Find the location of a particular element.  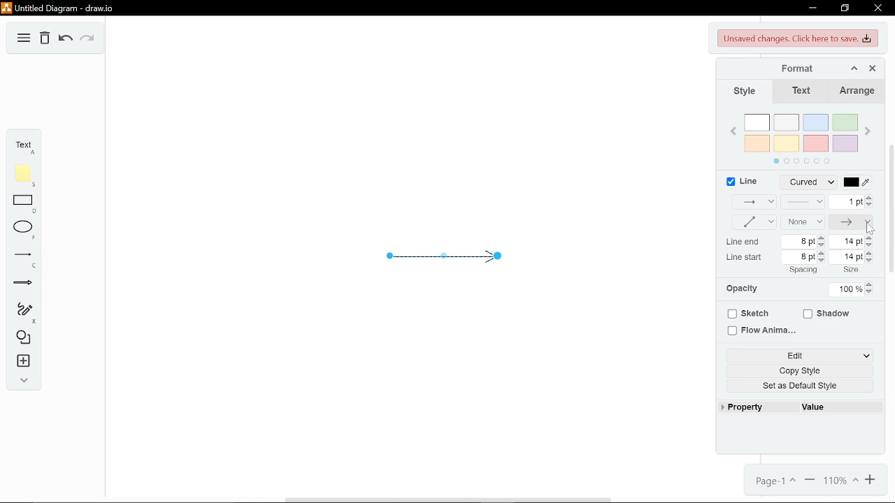

Freehand is located at coordinates (24, 312).